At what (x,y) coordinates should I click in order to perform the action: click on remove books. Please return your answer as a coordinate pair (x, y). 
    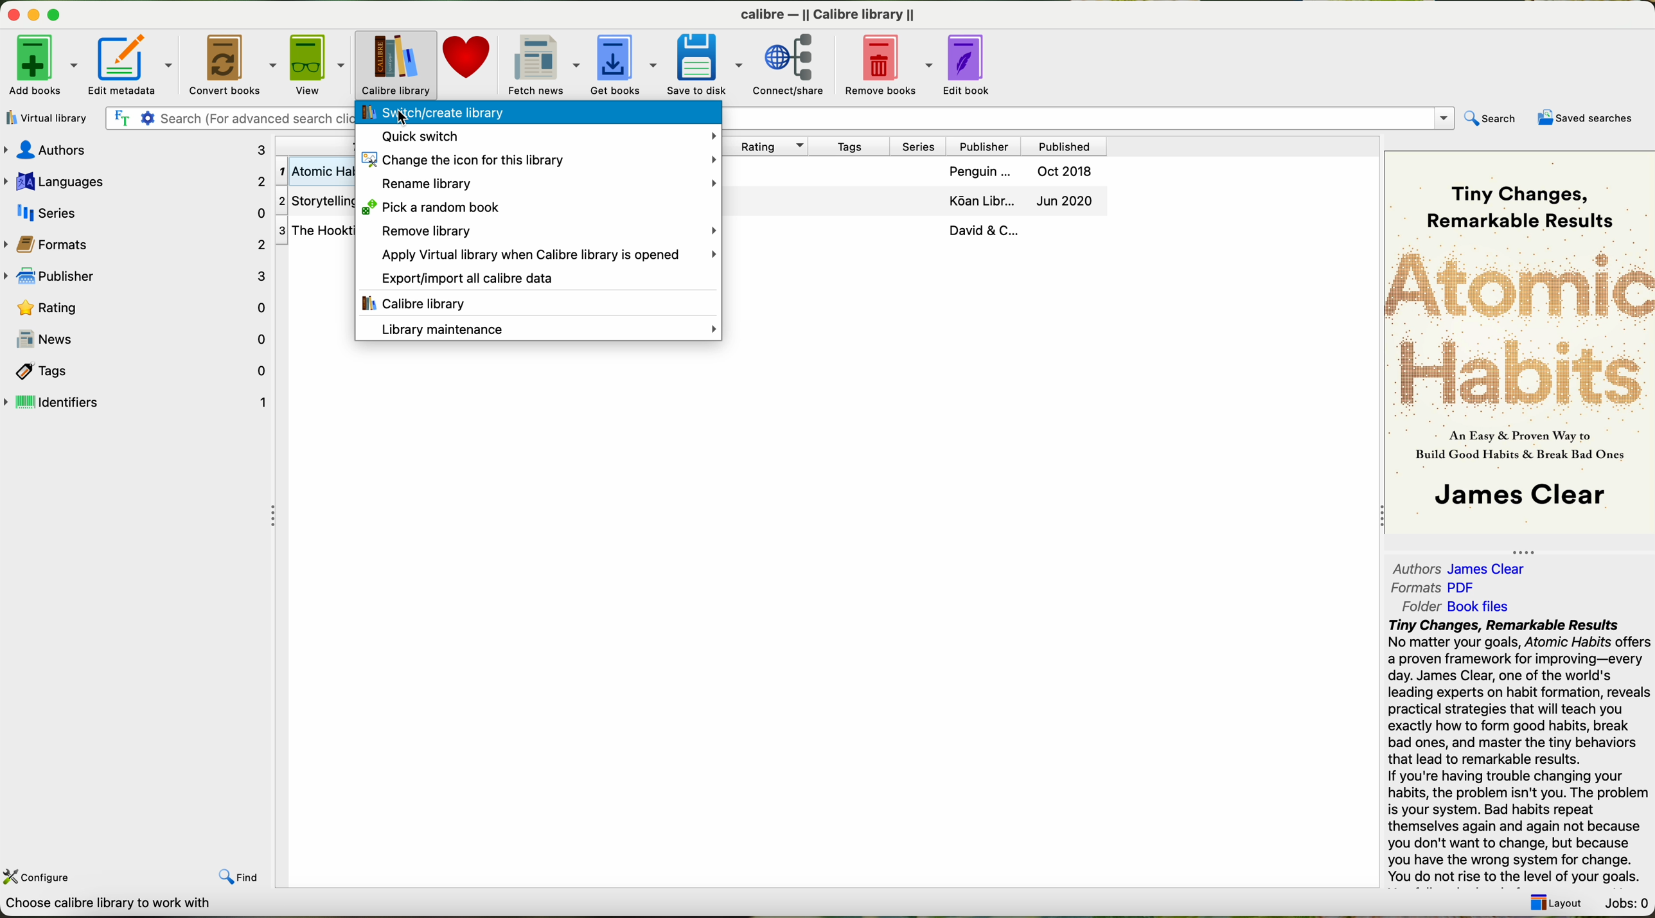
    Looking at the image, I should click on (892, 63).